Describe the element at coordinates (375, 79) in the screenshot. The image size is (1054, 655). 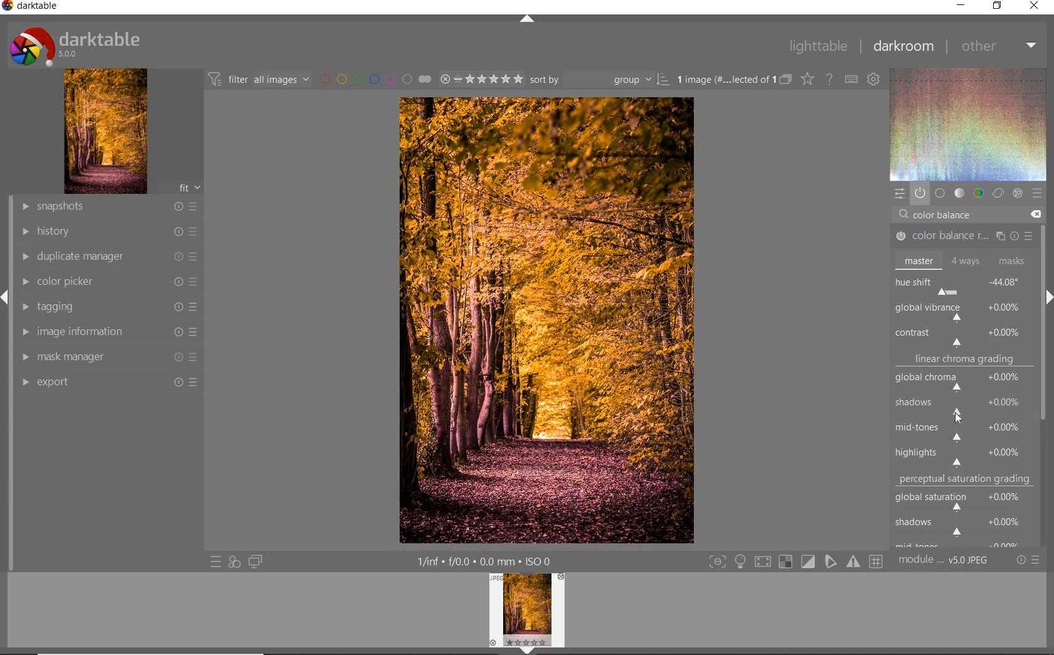
I see `filter by image color label` at that location.